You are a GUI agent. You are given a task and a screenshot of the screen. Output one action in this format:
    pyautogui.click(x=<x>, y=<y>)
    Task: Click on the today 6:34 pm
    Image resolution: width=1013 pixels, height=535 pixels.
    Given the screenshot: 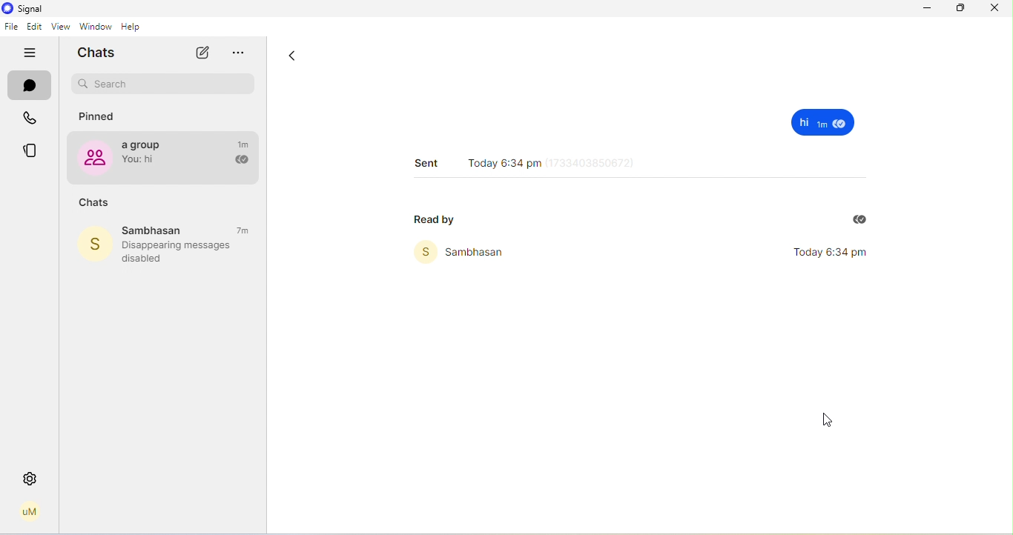 What is the action you would take?
    pyautogui.click(x=841, y=253)
    